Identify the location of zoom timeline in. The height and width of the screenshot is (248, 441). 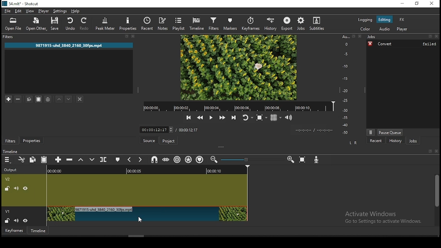
(214, 161).